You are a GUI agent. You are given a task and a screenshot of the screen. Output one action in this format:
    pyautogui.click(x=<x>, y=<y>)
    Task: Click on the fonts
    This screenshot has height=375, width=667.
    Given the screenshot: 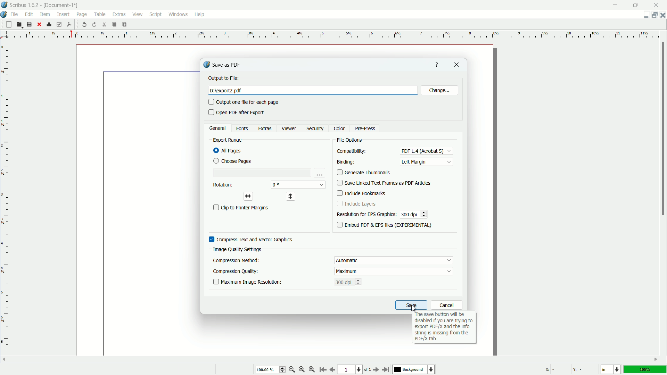 What is the action you would take?
    pyautogui.click(x=242, y=128)
    